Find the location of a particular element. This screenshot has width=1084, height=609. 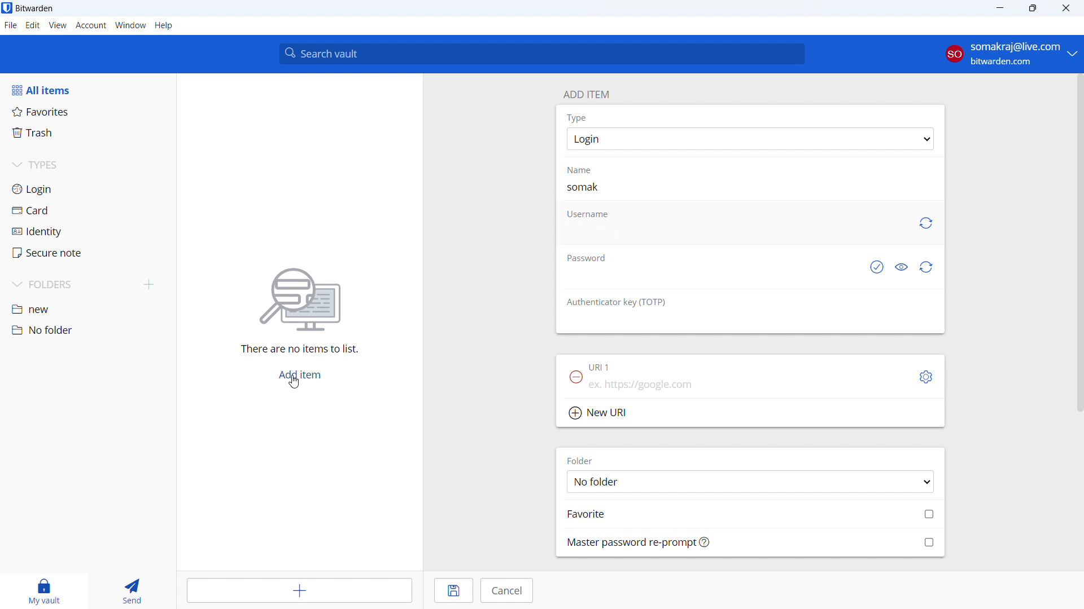

edit is located at coordinates (33, 25).